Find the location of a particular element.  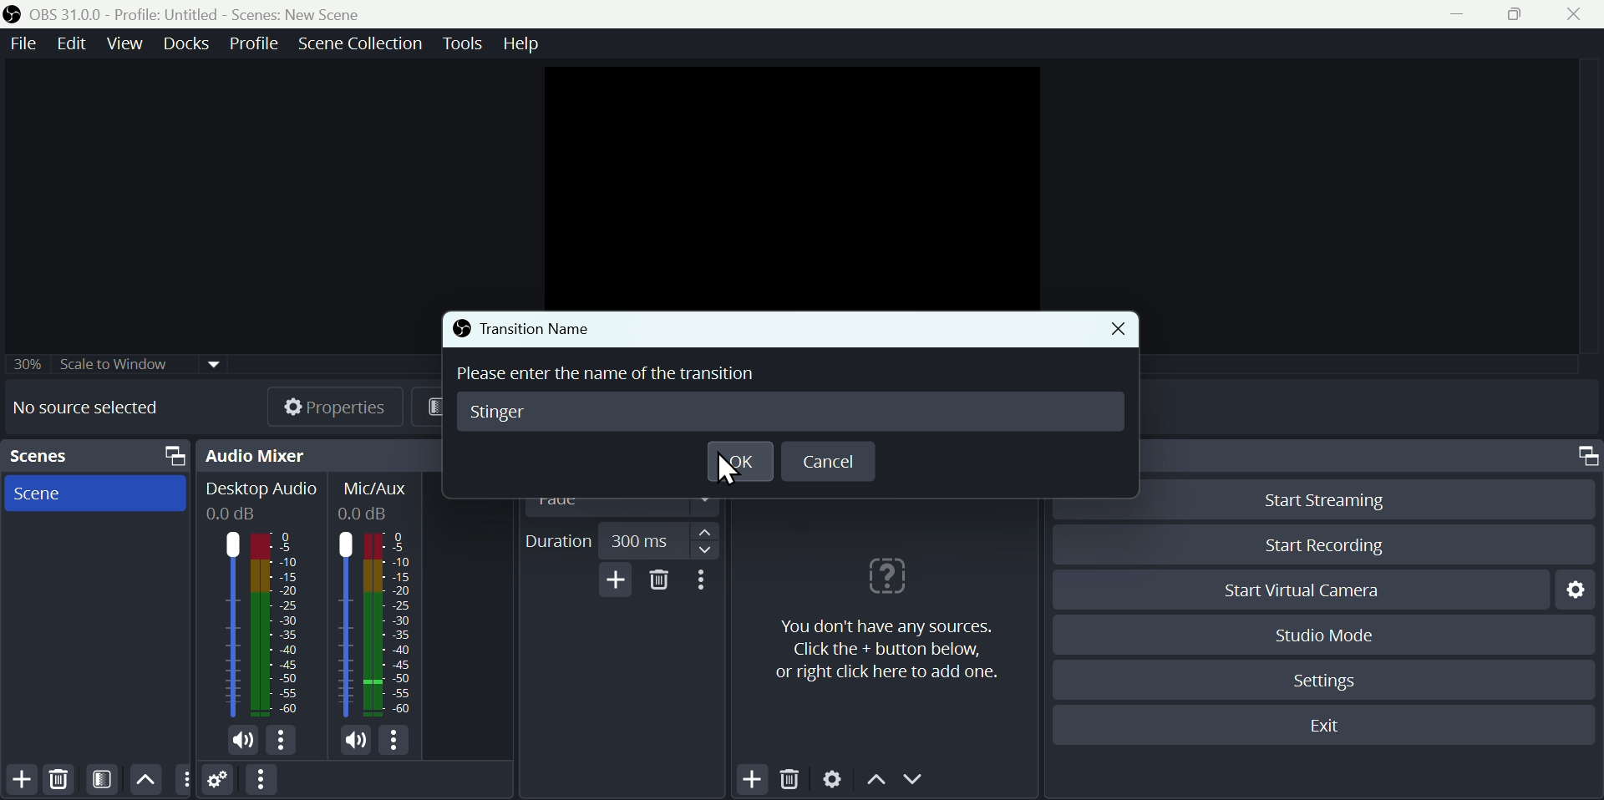

More options is located at coordinates (260, 781).